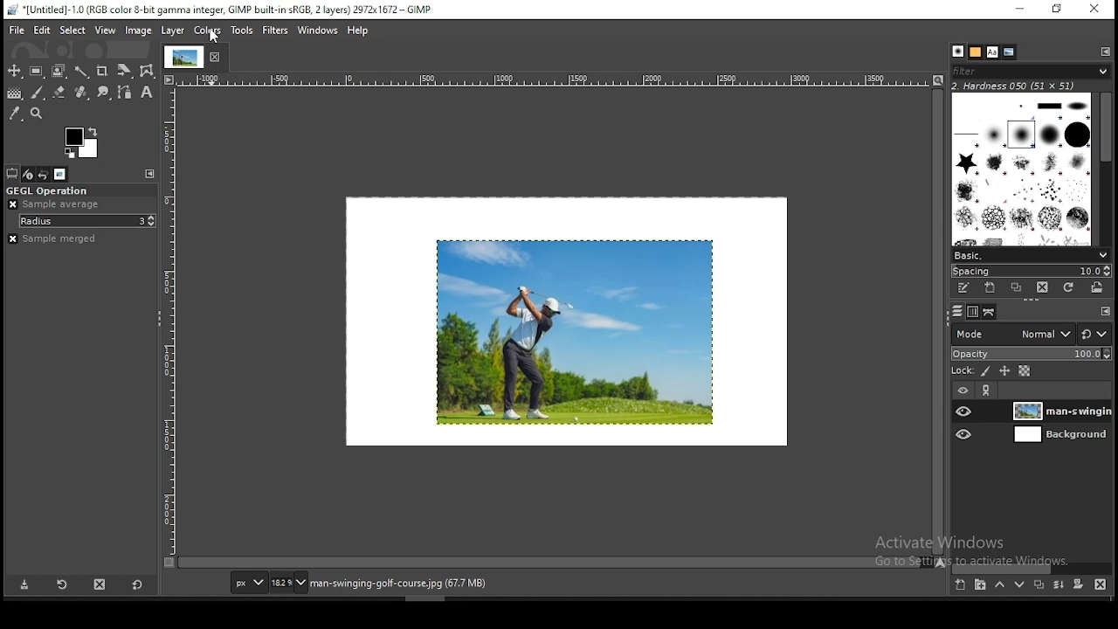  Describe the element at coordinates (146, 94) in the screenshot. I see `text tool` at that location.